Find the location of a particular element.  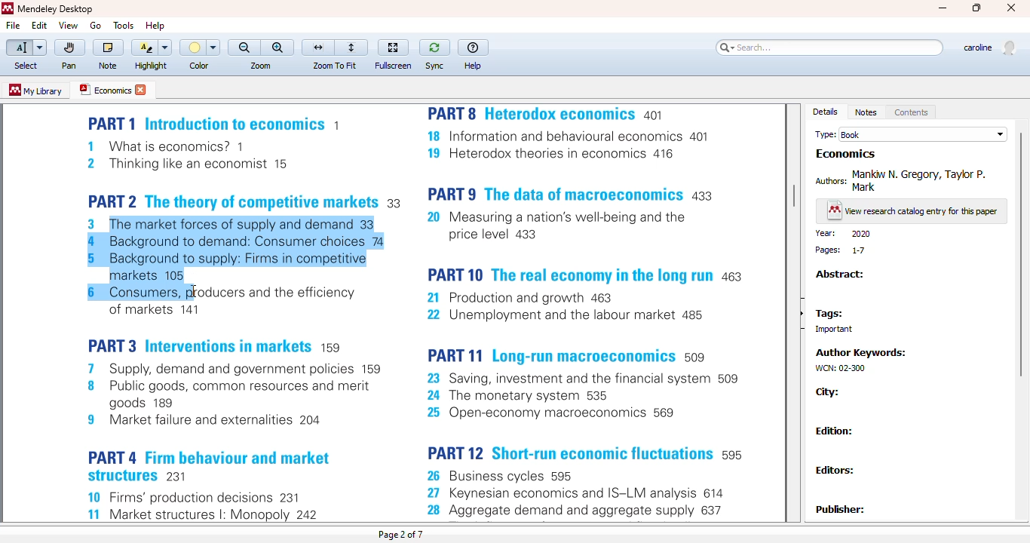

vertical scroll bar is located at coordinates (1019, 254).